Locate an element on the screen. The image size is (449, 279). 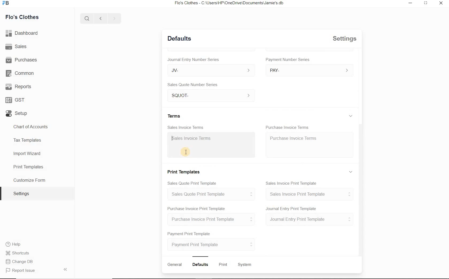
Reports is located at coordinates (18, 86).